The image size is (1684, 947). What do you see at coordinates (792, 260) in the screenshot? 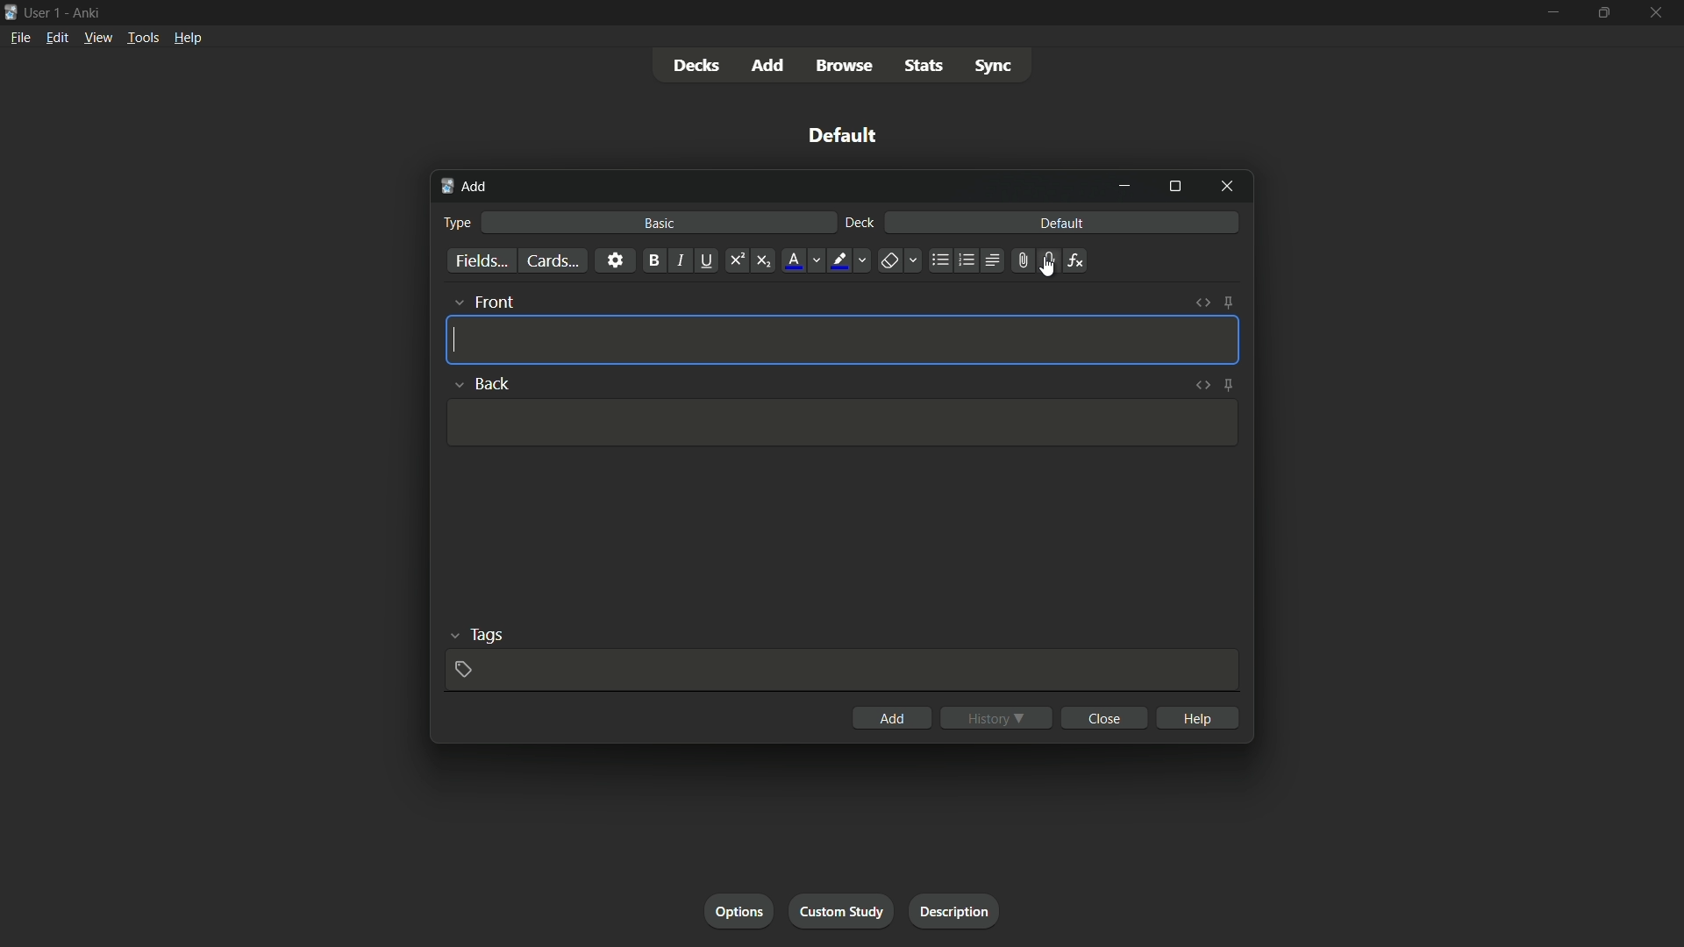
I see `font color` at bounding box center [792, 260].